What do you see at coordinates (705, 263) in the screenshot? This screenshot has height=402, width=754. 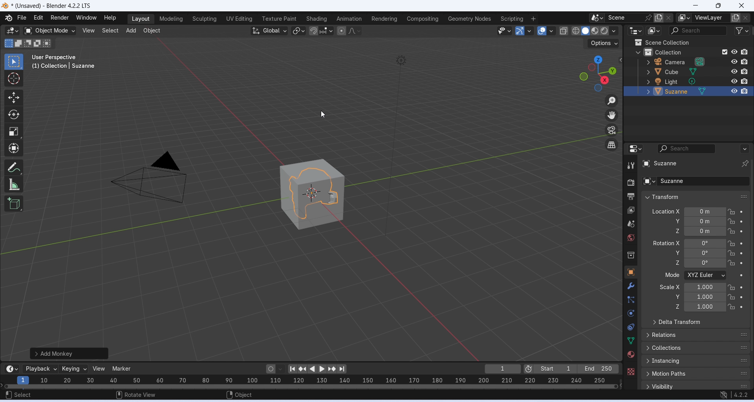 I see `euler rotation` at bounding box center [705, 263].